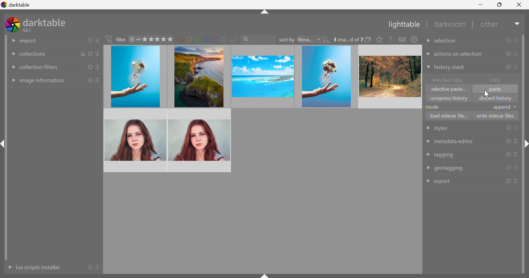  Describe the element at coordinates (39, 67) in the screenshot. I see `collection filters` at that location.